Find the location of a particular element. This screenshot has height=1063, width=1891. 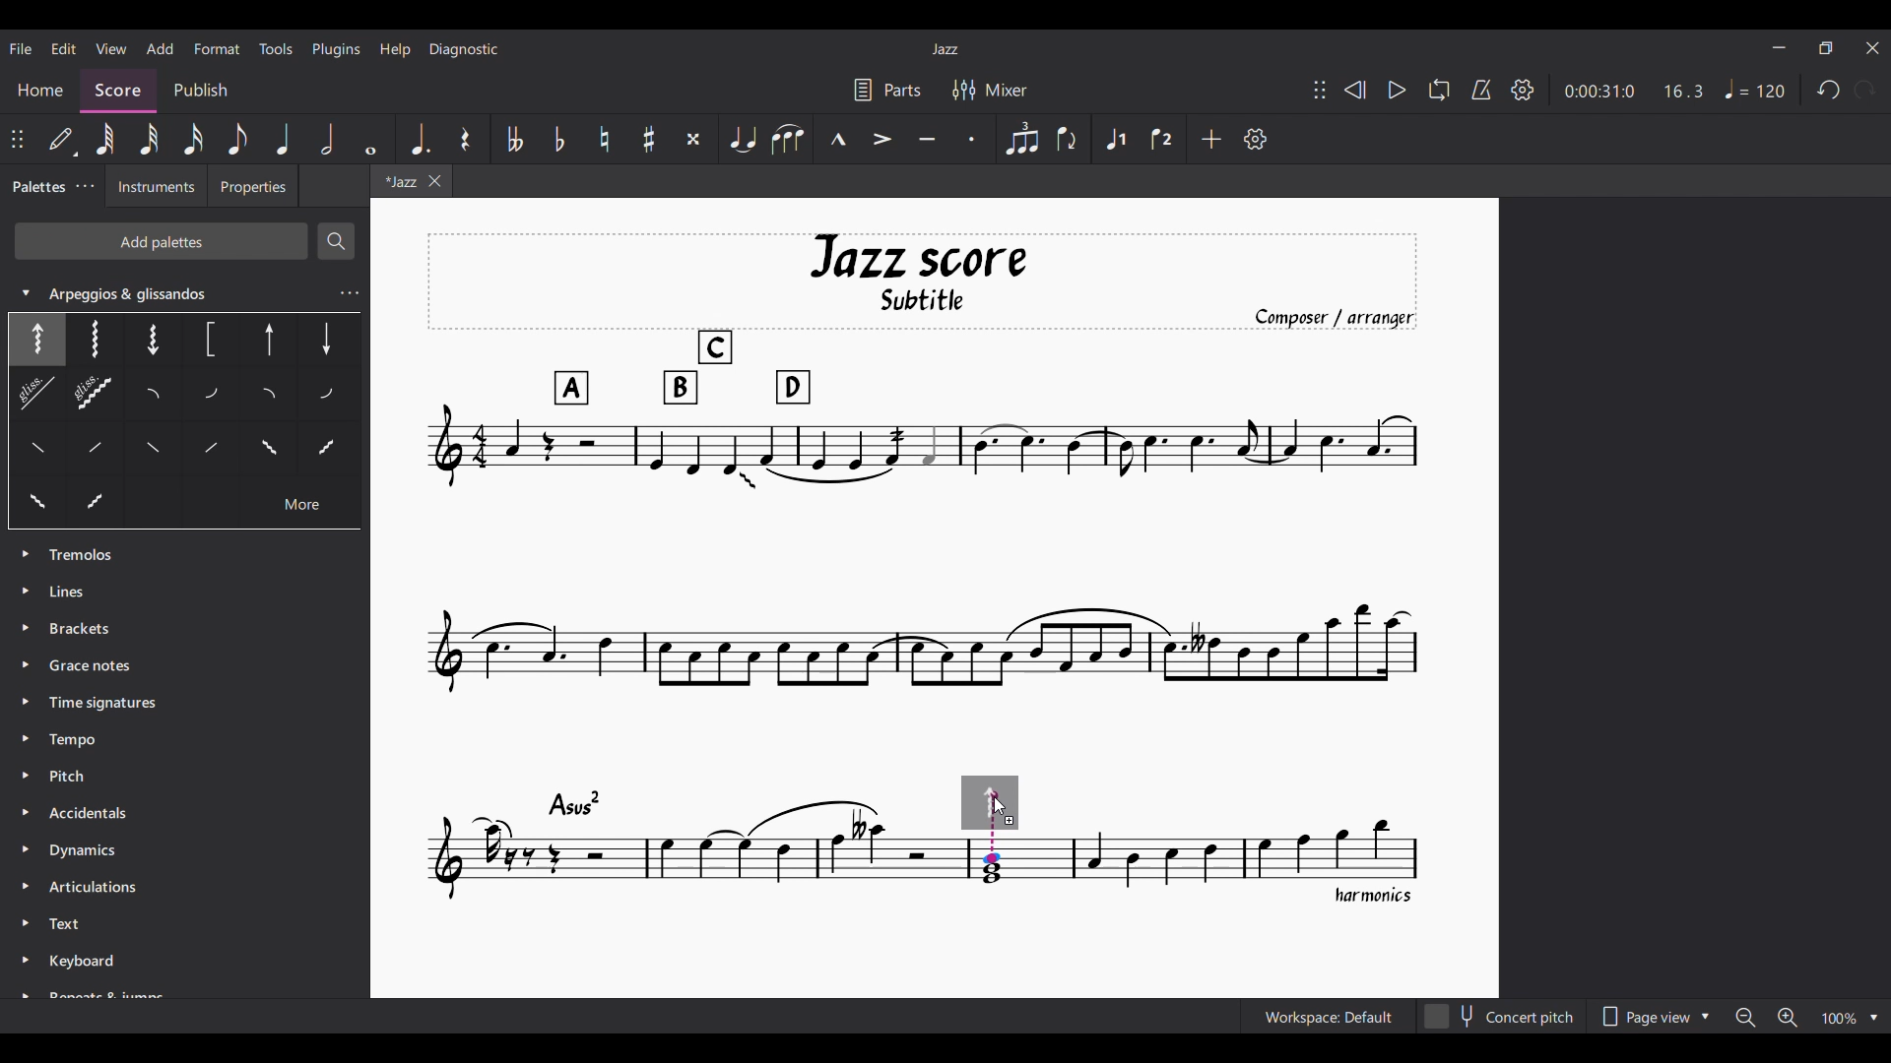

 is located at coordinates (112, 499).